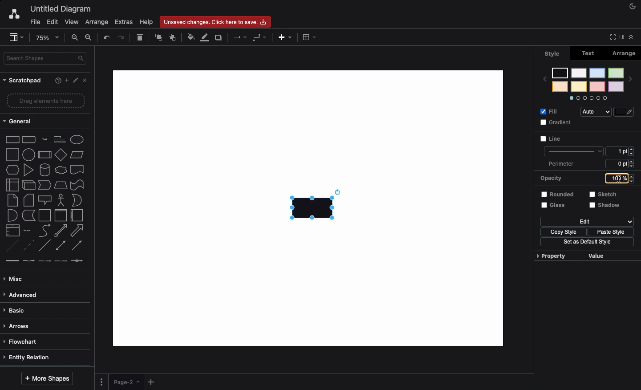 The width and height of the screenshot is (641, 390). I want to click on Cursor, so click(617, 181).